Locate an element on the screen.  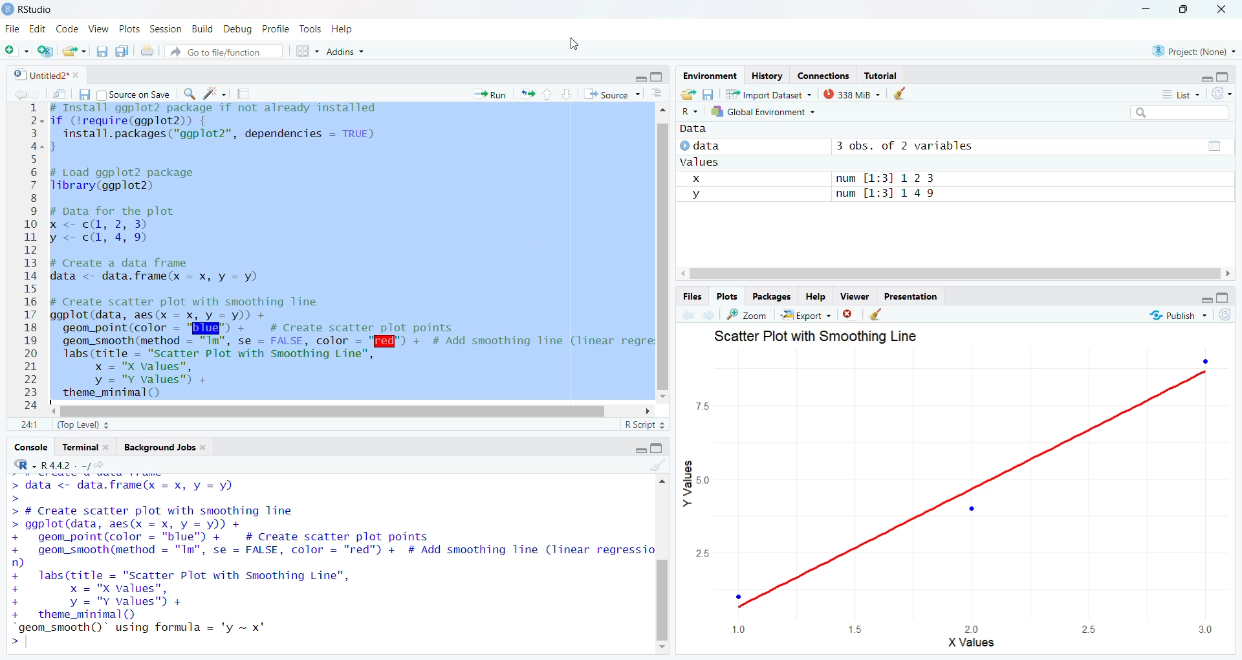
num [1:31 123 is located at coordinates (886, 178).